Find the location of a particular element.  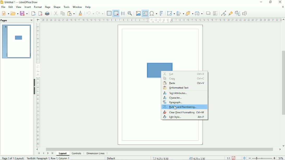

Close is located at coordinates (32, 20).